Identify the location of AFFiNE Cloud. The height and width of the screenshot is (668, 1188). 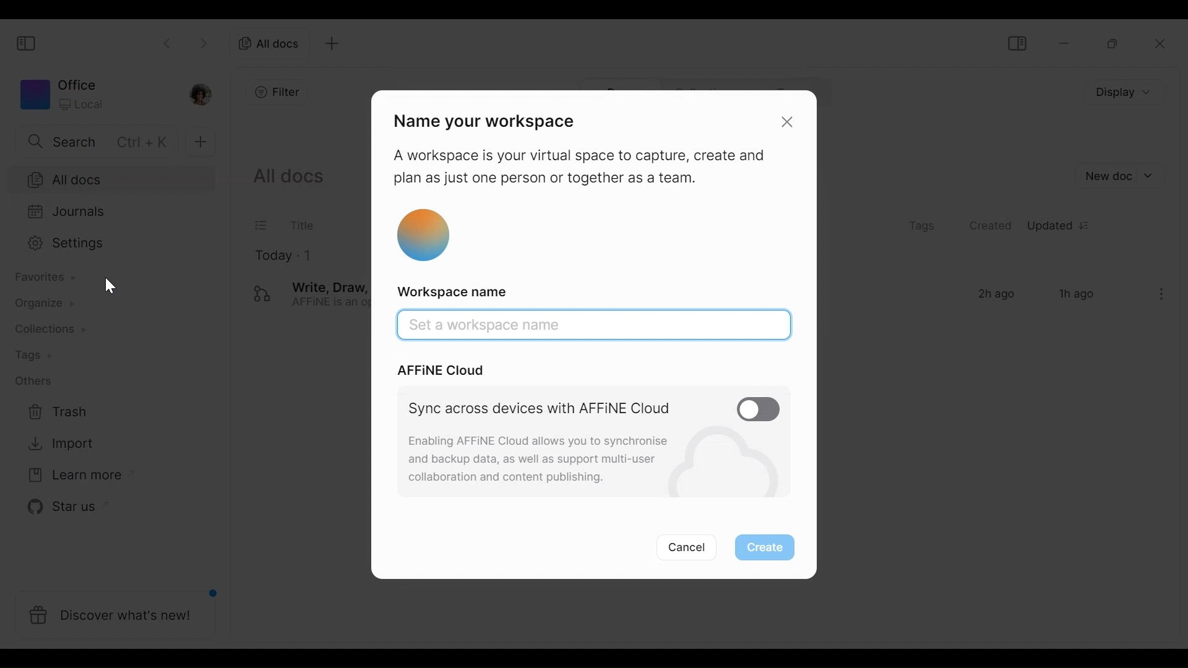
(444, 372).